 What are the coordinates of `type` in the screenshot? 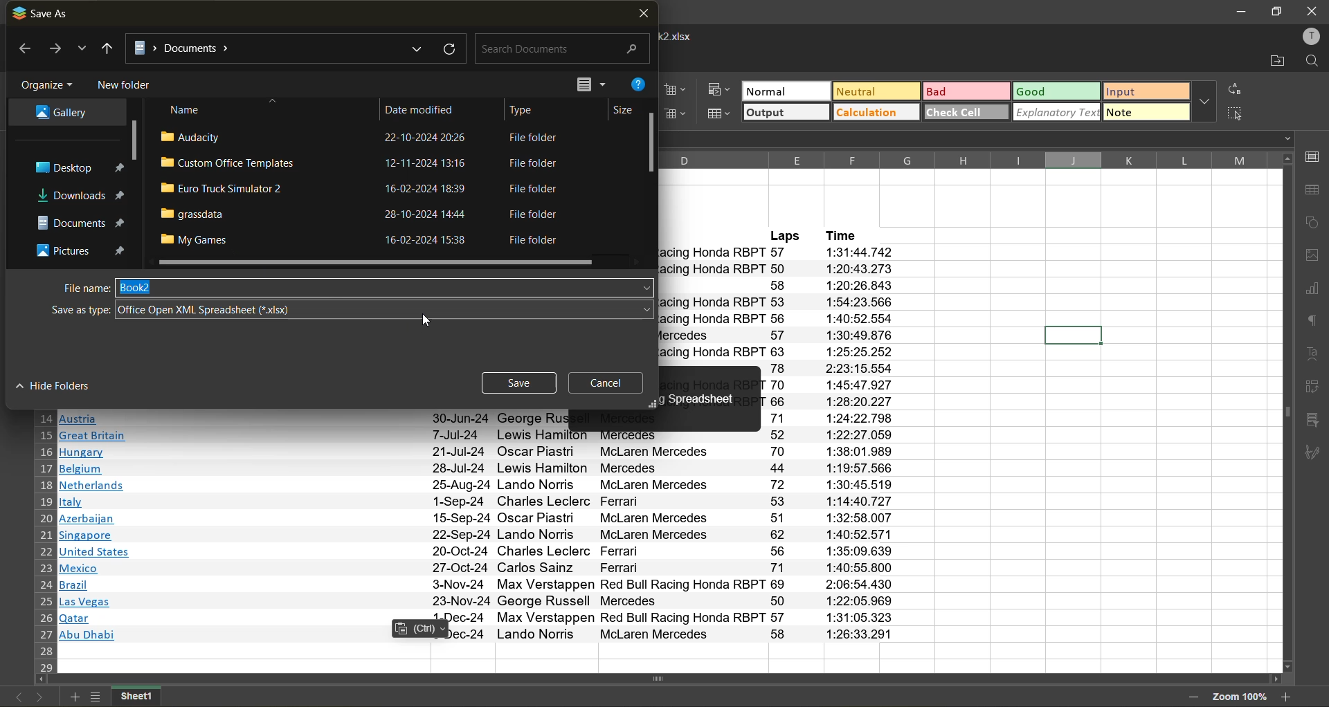 It's located at (528, 108).